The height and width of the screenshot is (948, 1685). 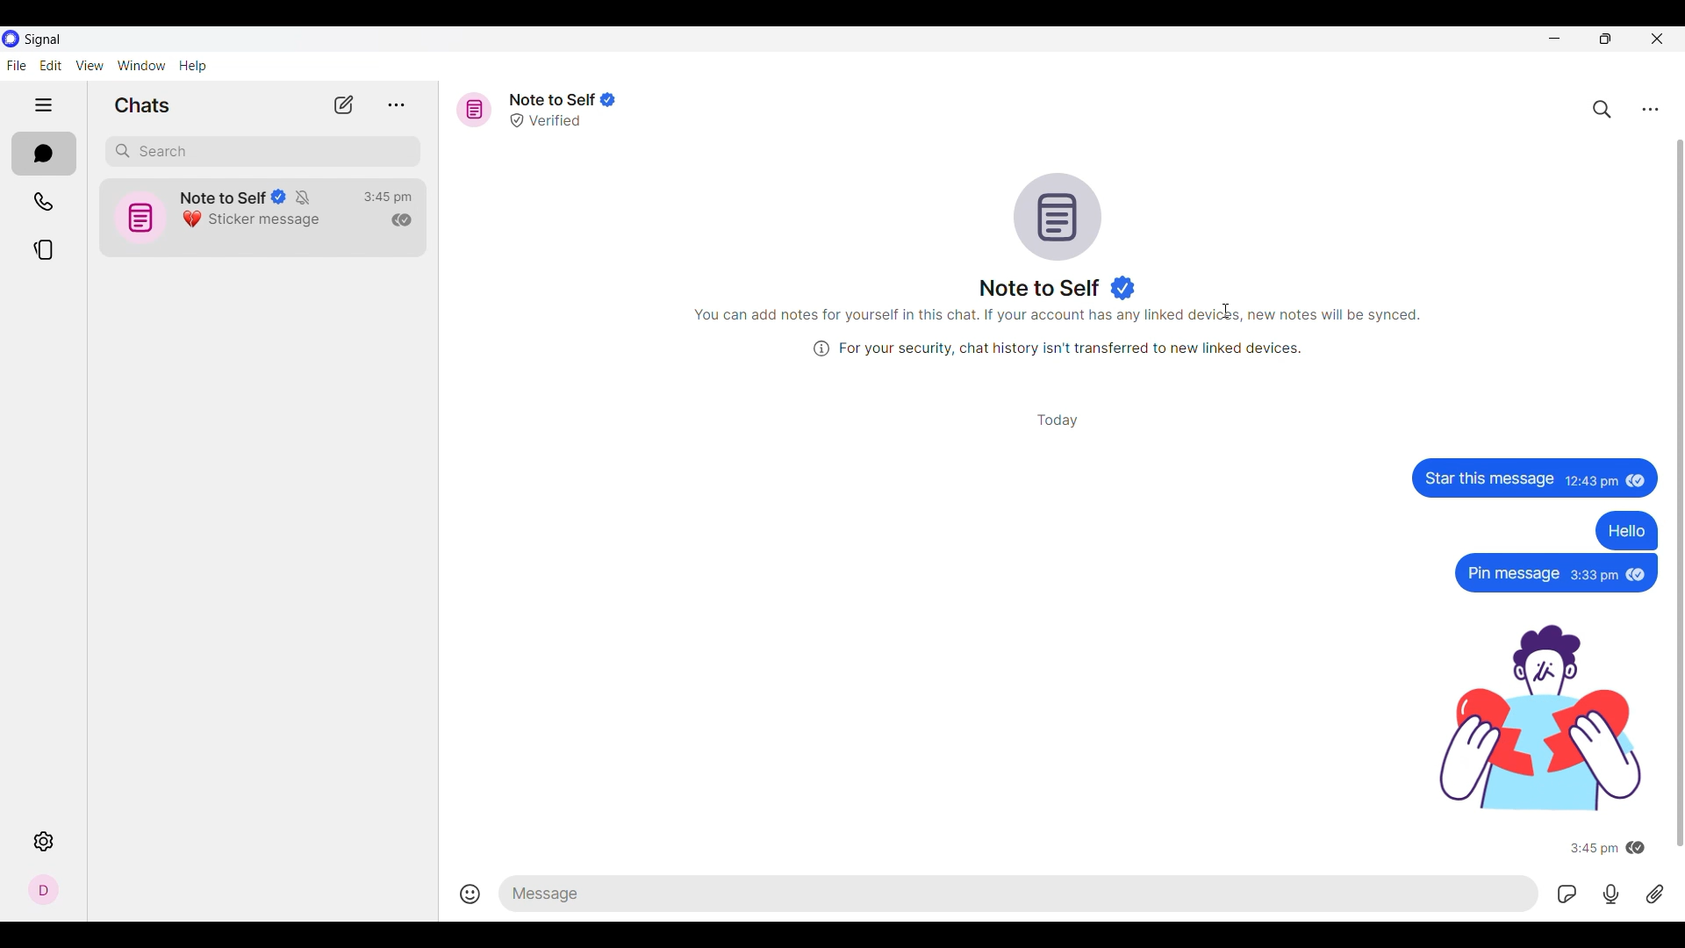 I want to click on textcursor, so click(x=1229, y=314).